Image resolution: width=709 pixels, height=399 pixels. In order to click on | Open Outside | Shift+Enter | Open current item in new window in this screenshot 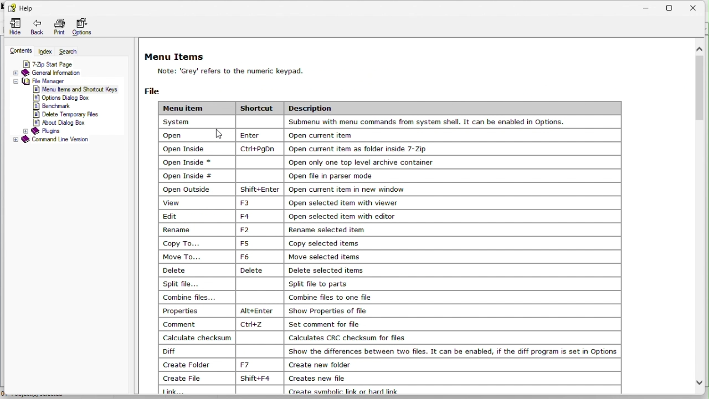, I will do `click(340, 188)`.